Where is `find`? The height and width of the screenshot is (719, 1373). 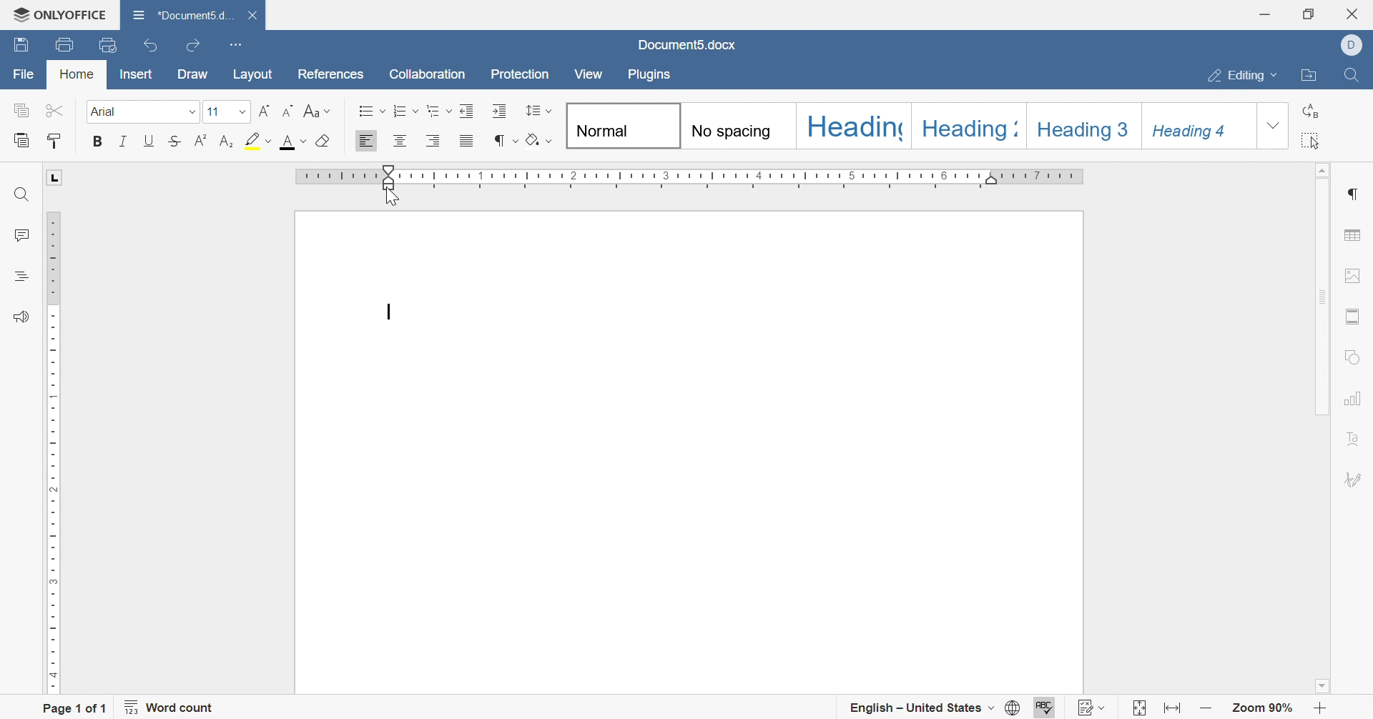 find is located at coordinates (21, 194).